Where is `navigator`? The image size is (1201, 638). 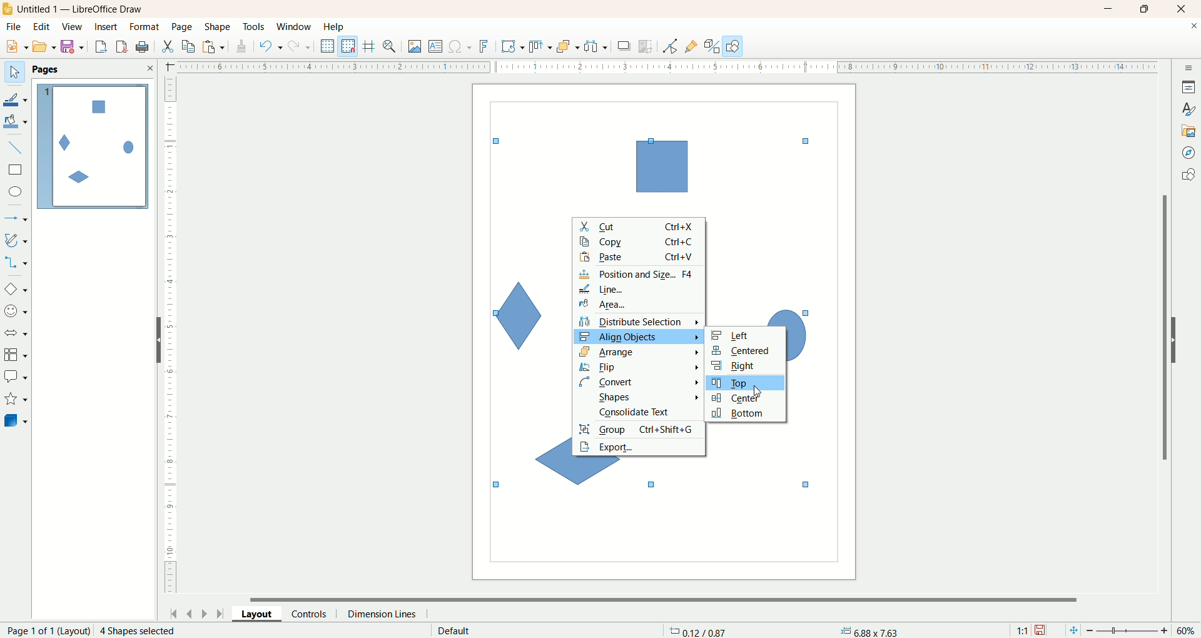
navigator is located at coordinates (1189, 153).